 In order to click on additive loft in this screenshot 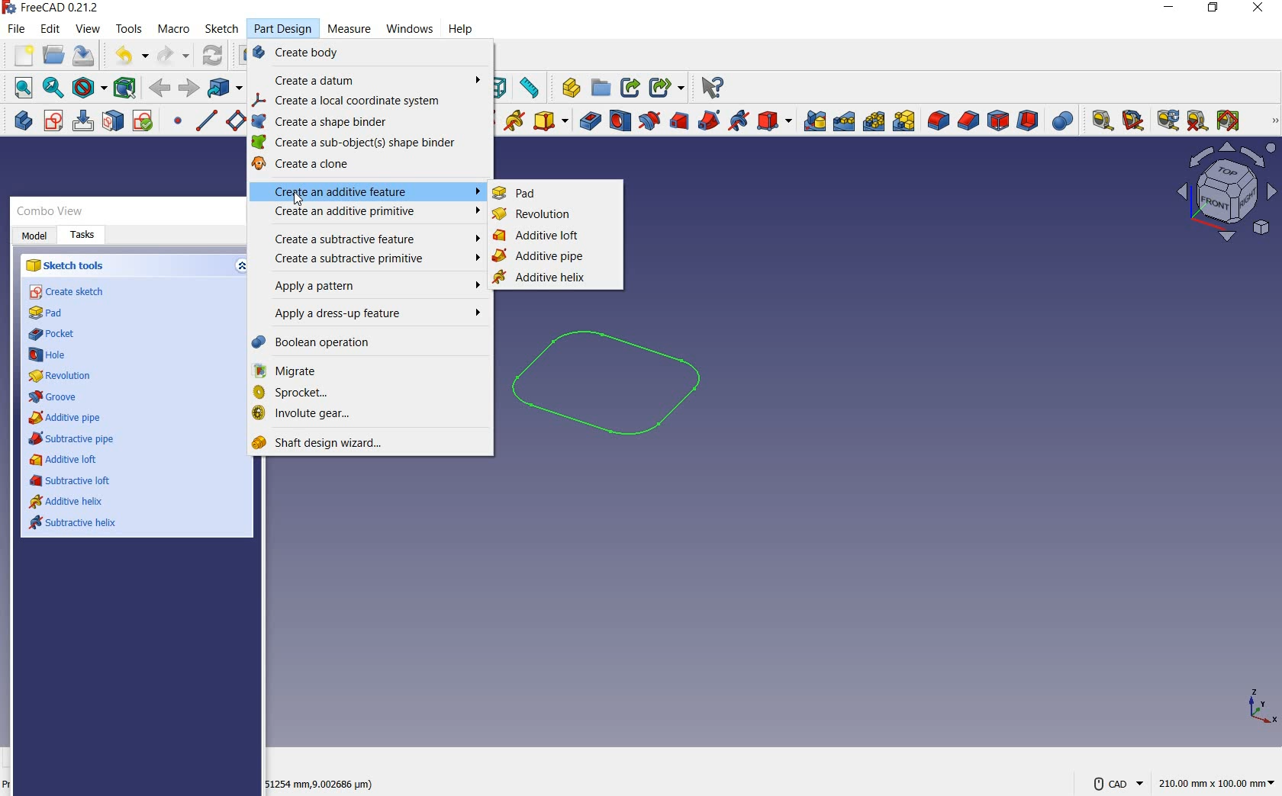, I will do `click(541, 236)`.